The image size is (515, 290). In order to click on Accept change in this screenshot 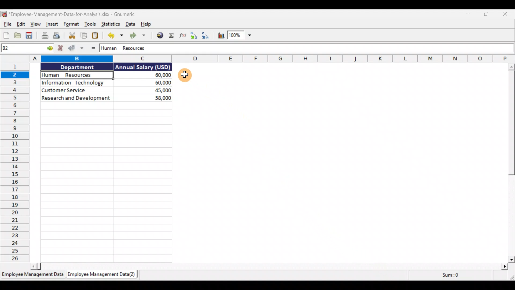, I will do `click(78, 48)`.